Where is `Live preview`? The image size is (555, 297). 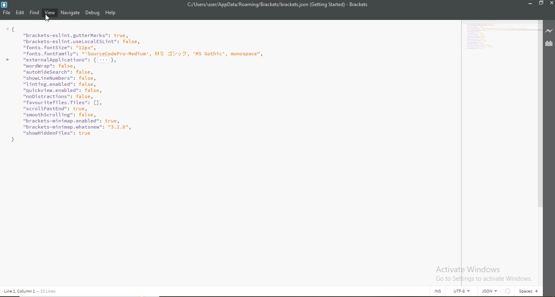
Live preview is located at coordinates (549, 31).